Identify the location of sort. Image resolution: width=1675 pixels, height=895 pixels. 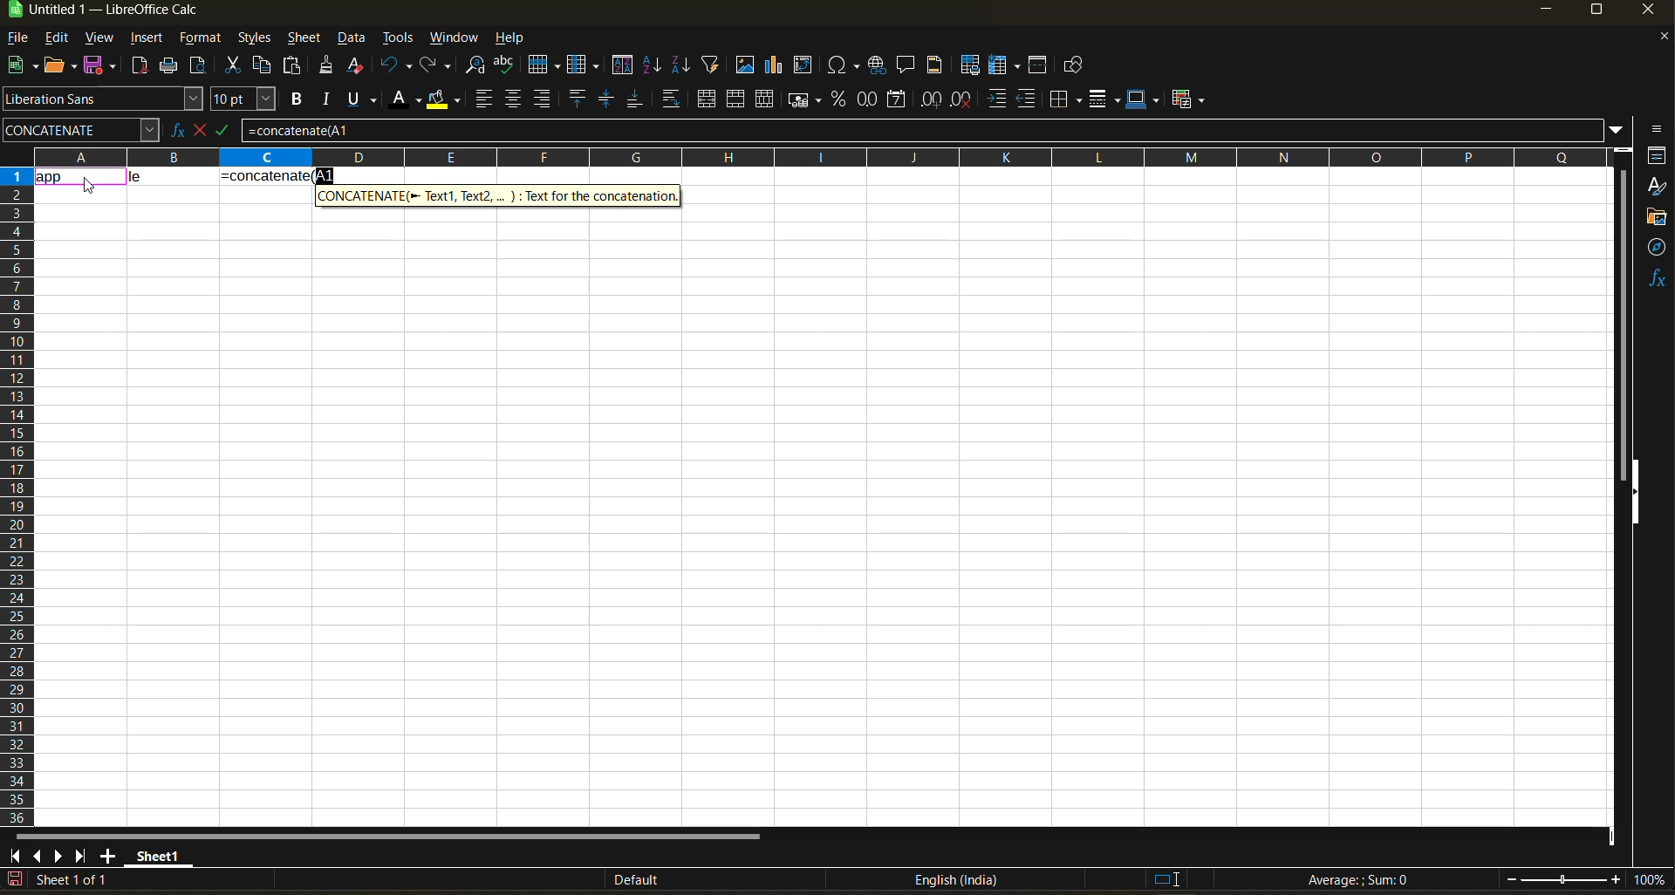
(626, 65).